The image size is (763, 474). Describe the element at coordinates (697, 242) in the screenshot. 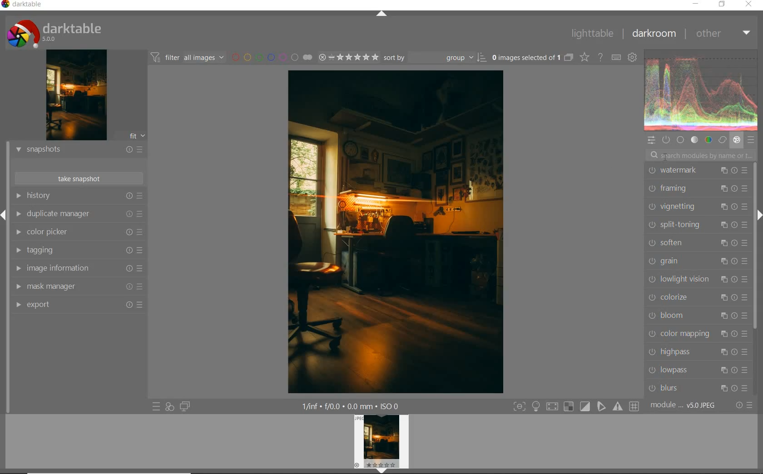

I see `soften` at that location.